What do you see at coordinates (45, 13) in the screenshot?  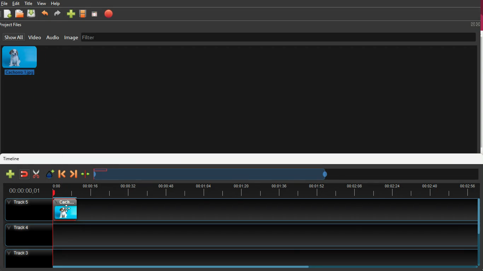 I see `backward` at bounding box center [45, 13].